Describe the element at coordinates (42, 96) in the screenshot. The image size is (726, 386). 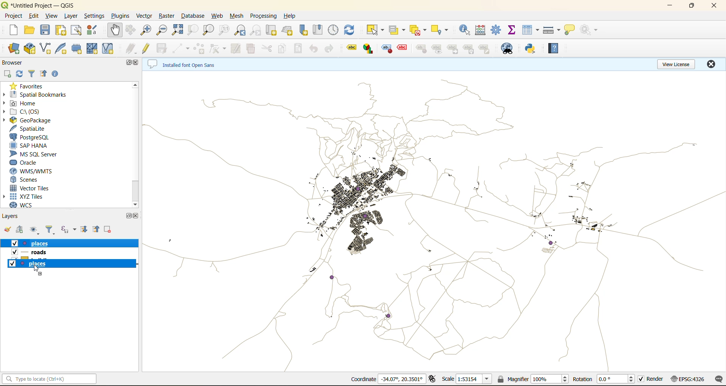
I see `spatial bookmarks` at that location.